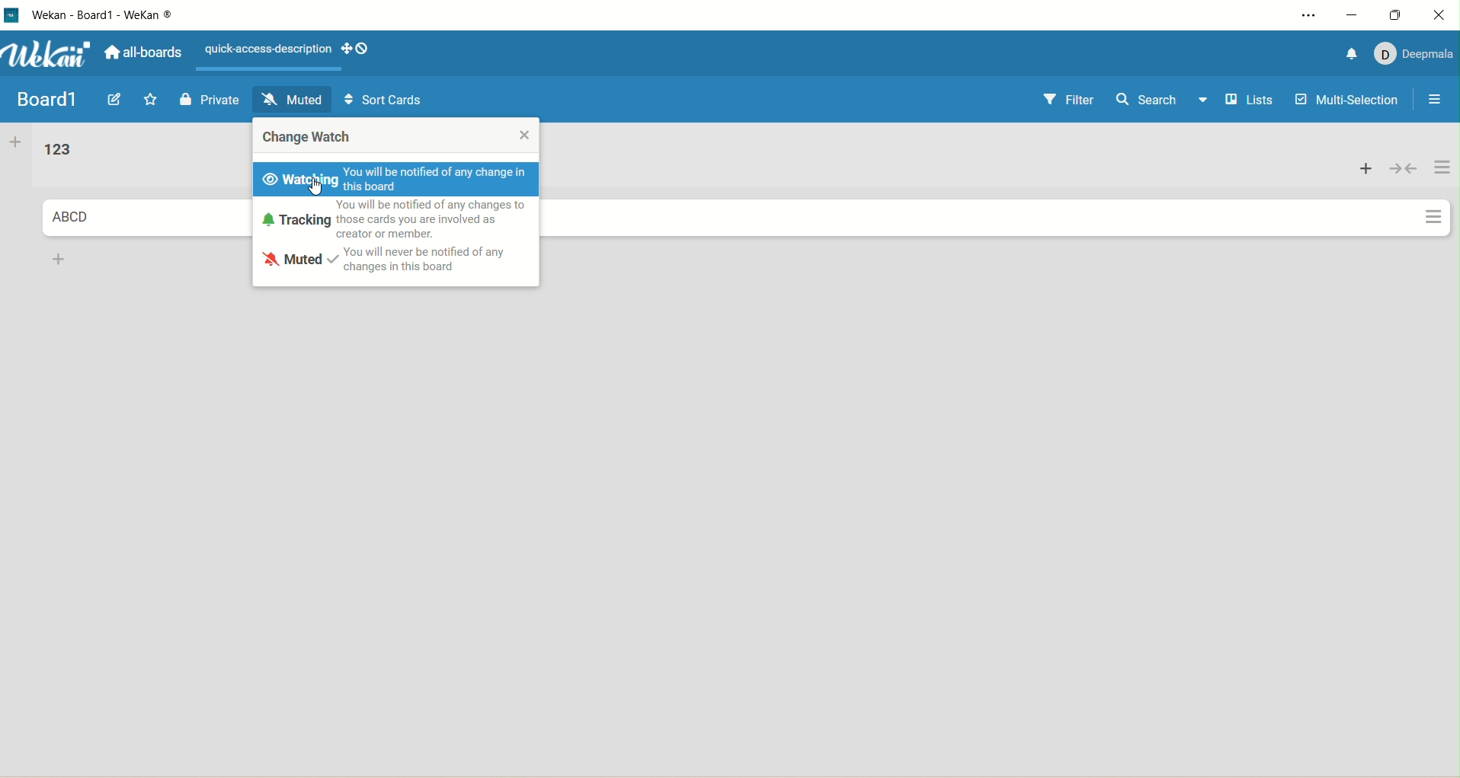 The width and height of the screenshot is (1460, 778). Describe the element at coordinates (1401, 14) in the screenshot. I see `maximize` at that location.